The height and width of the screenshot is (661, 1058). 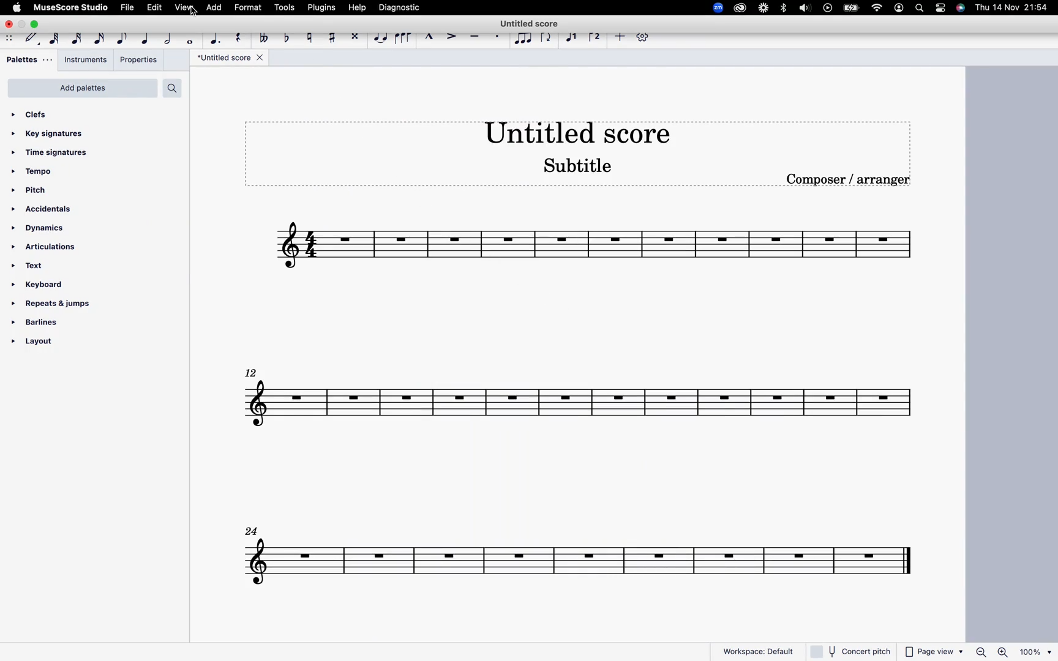 What do you see at coordinates (427, 36) in the screenshot?
I see `marcato` at bounding box center [427, 36].